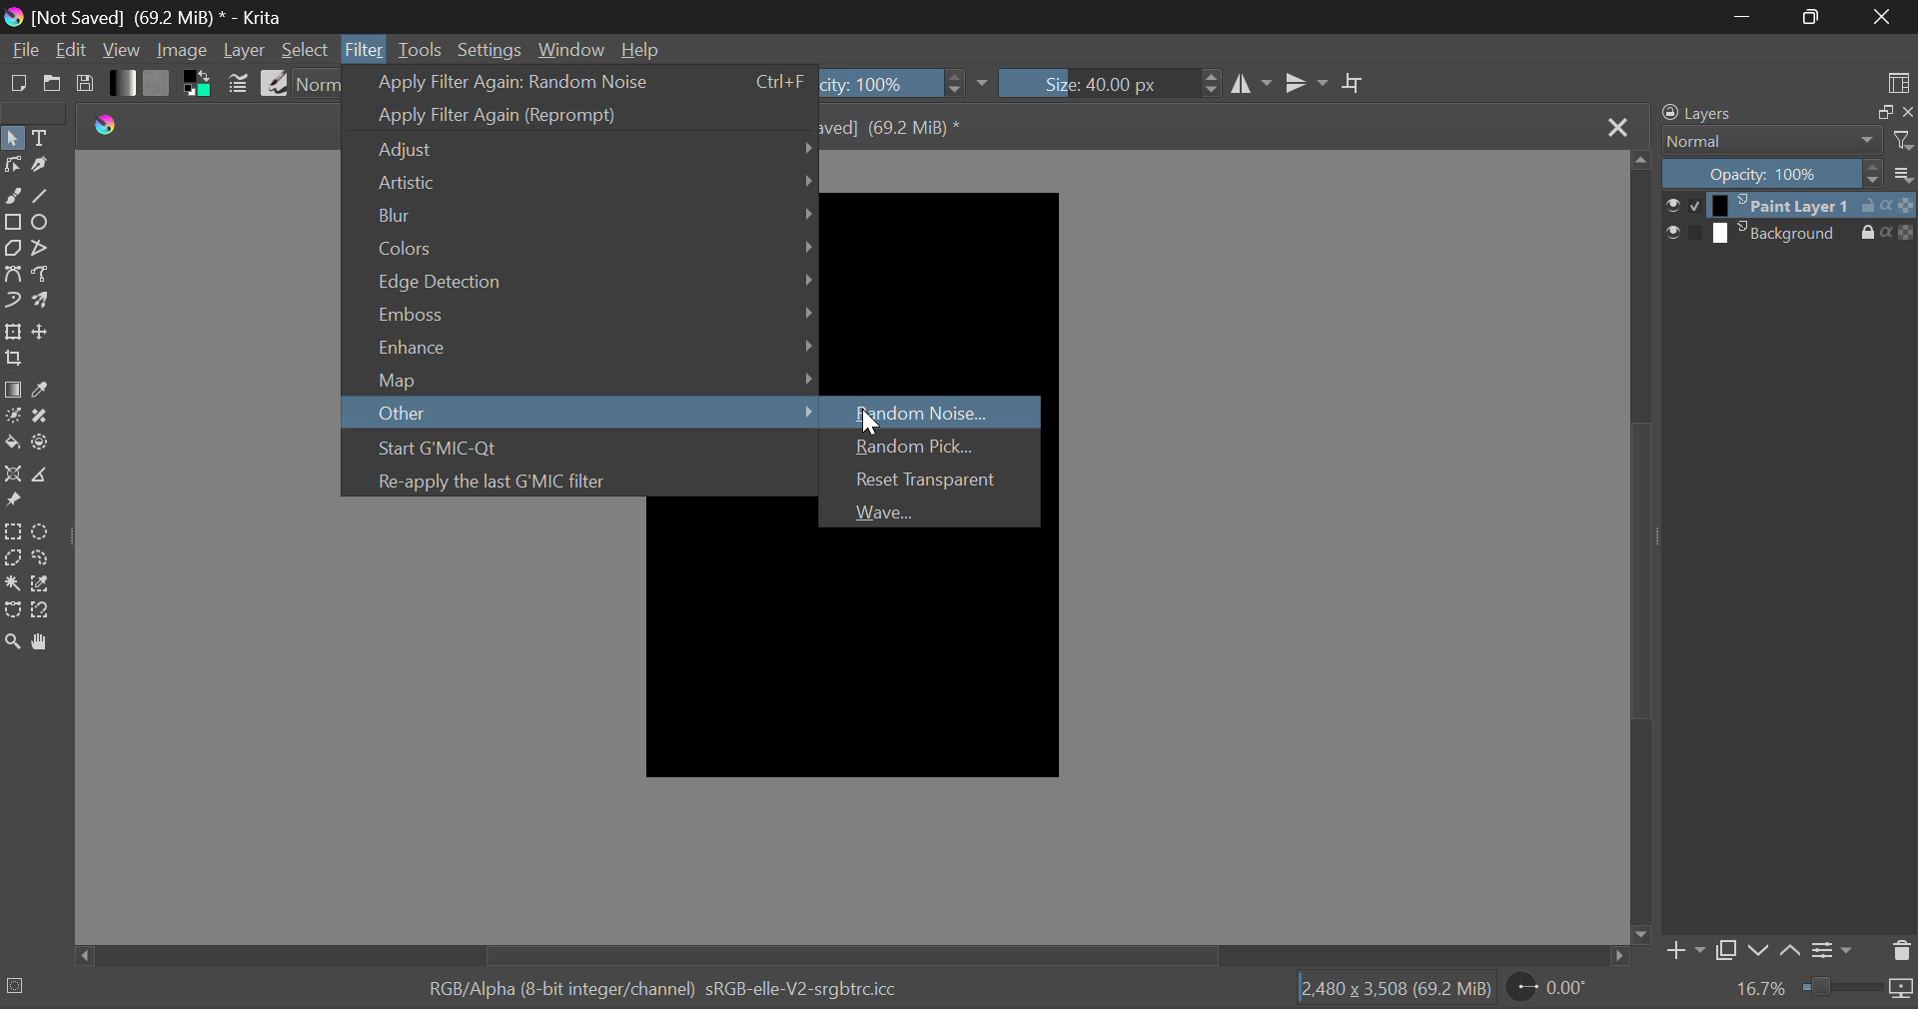 Image resolution: width=1918 pixels, height=1009 pixels. Describe the element at coordinates (591, 279) in the screenshot. I see `Edge Detection` at that location.